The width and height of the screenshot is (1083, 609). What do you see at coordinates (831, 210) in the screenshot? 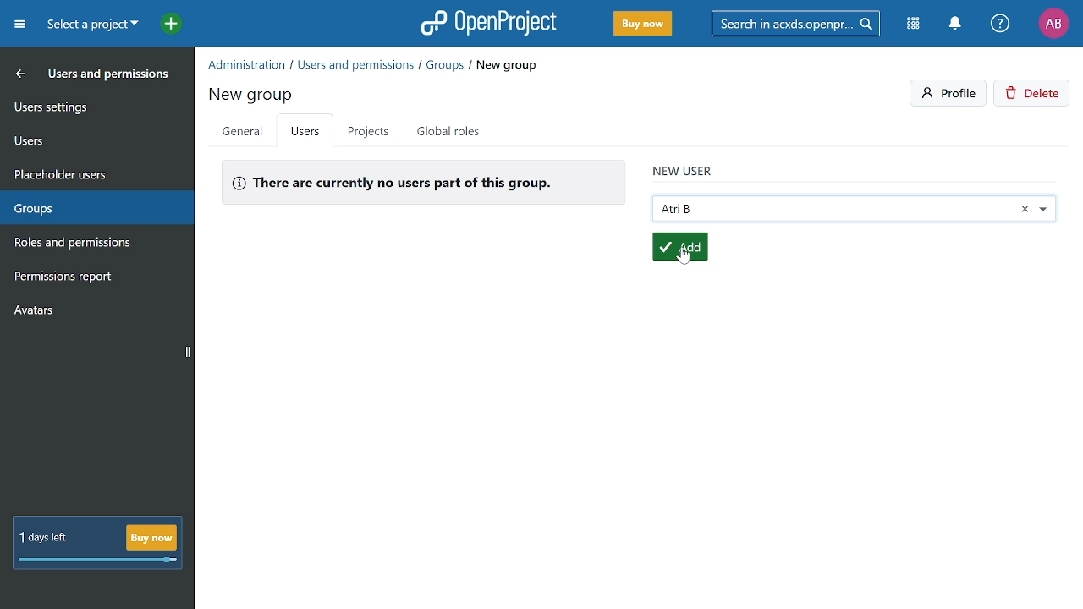
I see `Selected user` at bounding box center [831, 210].